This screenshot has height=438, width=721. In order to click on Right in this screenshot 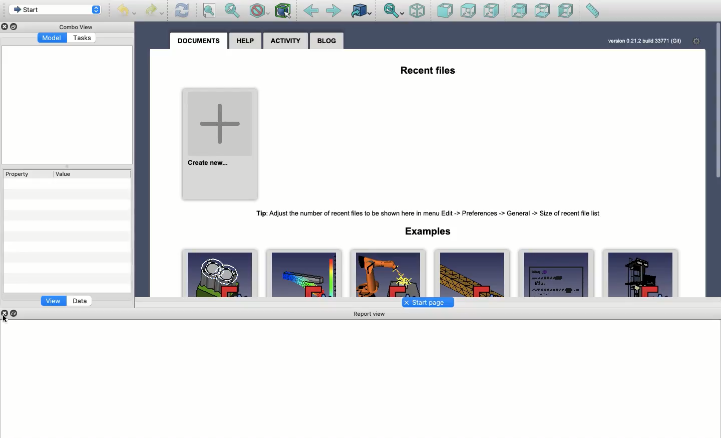, I will do `click(492, 10)`.